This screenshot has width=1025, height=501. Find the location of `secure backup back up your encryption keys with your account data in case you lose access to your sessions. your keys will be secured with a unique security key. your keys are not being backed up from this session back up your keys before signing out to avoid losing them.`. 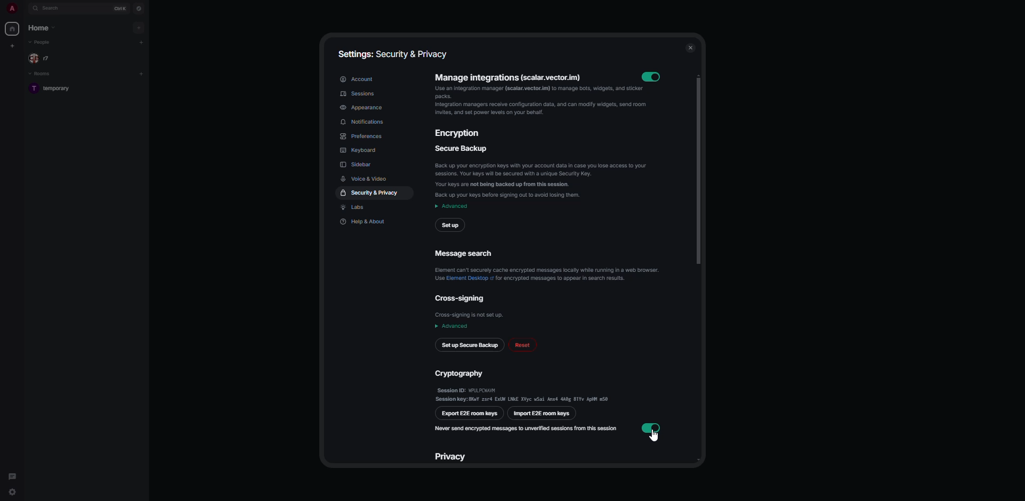

secure backup back up your encryption keys with your account data in case you lose access to your sessions. your keys will be secured with a unique security key. your keys are not being backed up from this session back up your keys before signing out to avoid losing them. is located at coordinates (543, 172).